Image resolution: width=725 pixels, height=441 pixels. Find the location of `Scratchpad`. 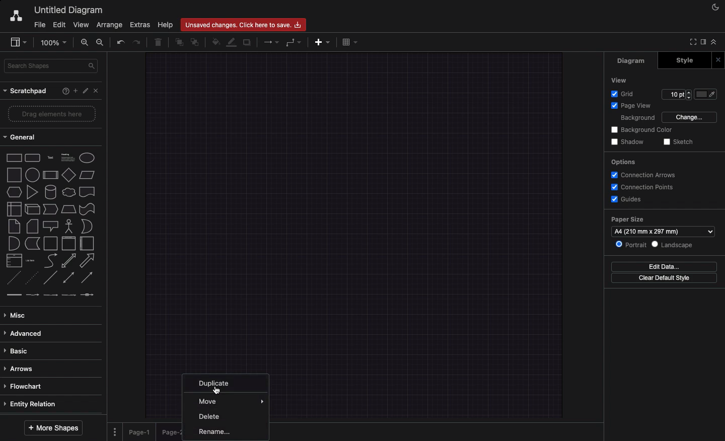

Scratchpad is located at coordinates (27, 92).